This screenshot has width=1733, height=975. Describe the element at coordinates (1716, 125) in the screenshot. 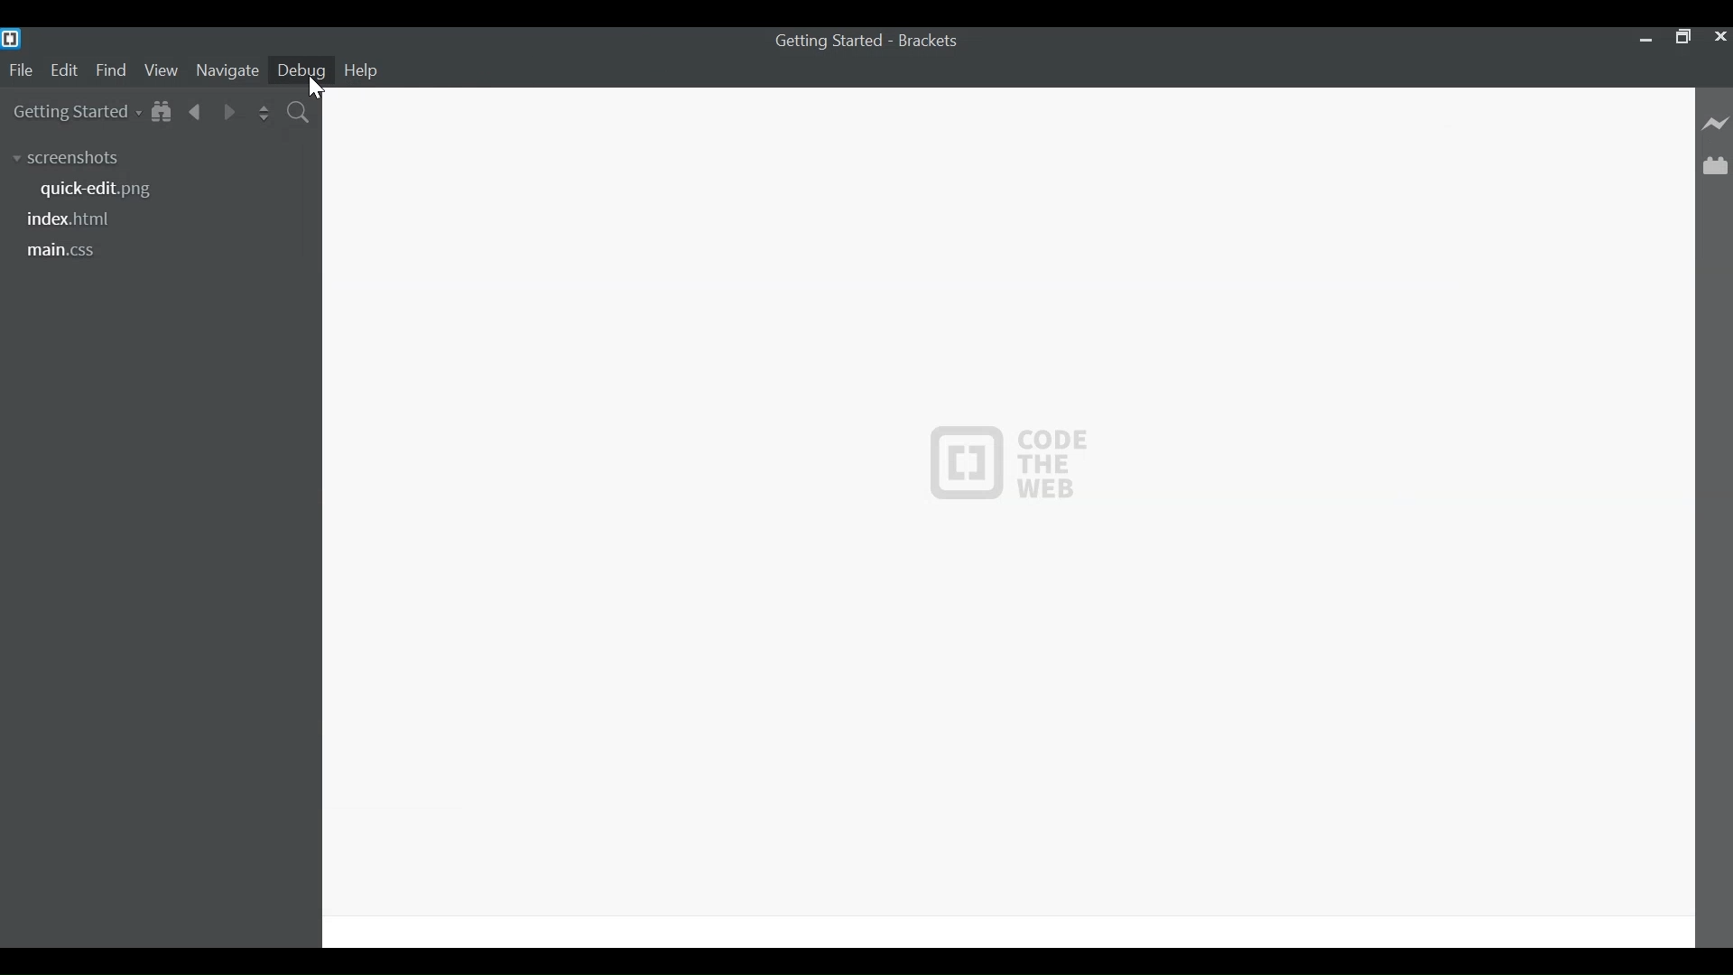

I see `Live Preview` at that location.